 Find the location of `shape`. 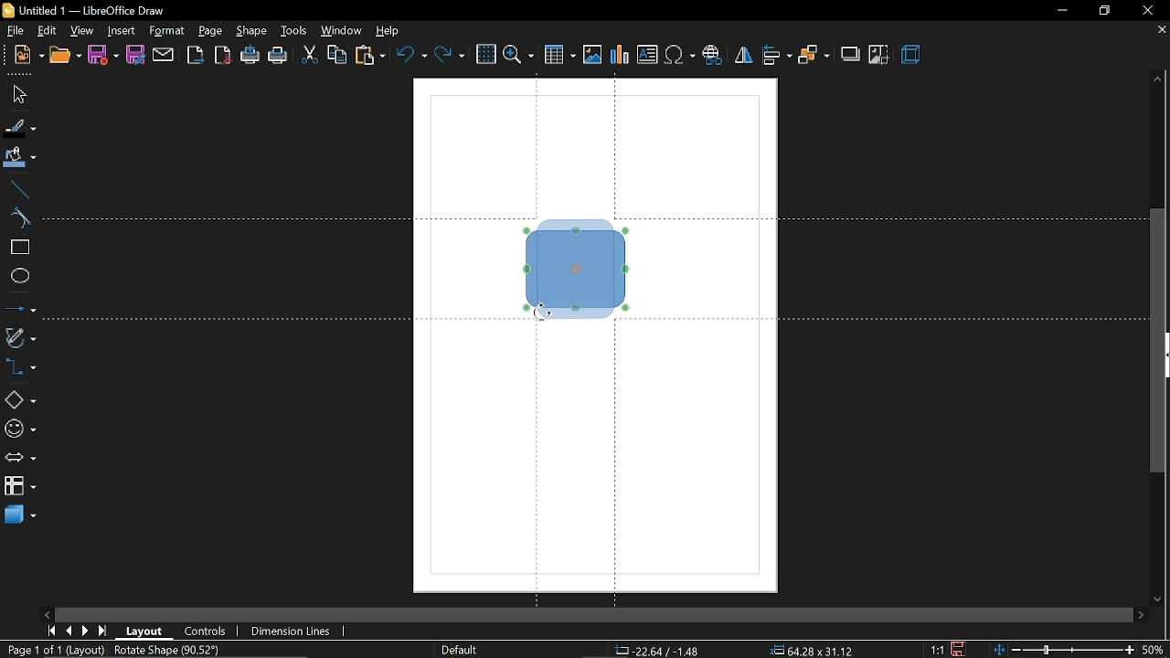

shape is located at coordinates (252, 30).